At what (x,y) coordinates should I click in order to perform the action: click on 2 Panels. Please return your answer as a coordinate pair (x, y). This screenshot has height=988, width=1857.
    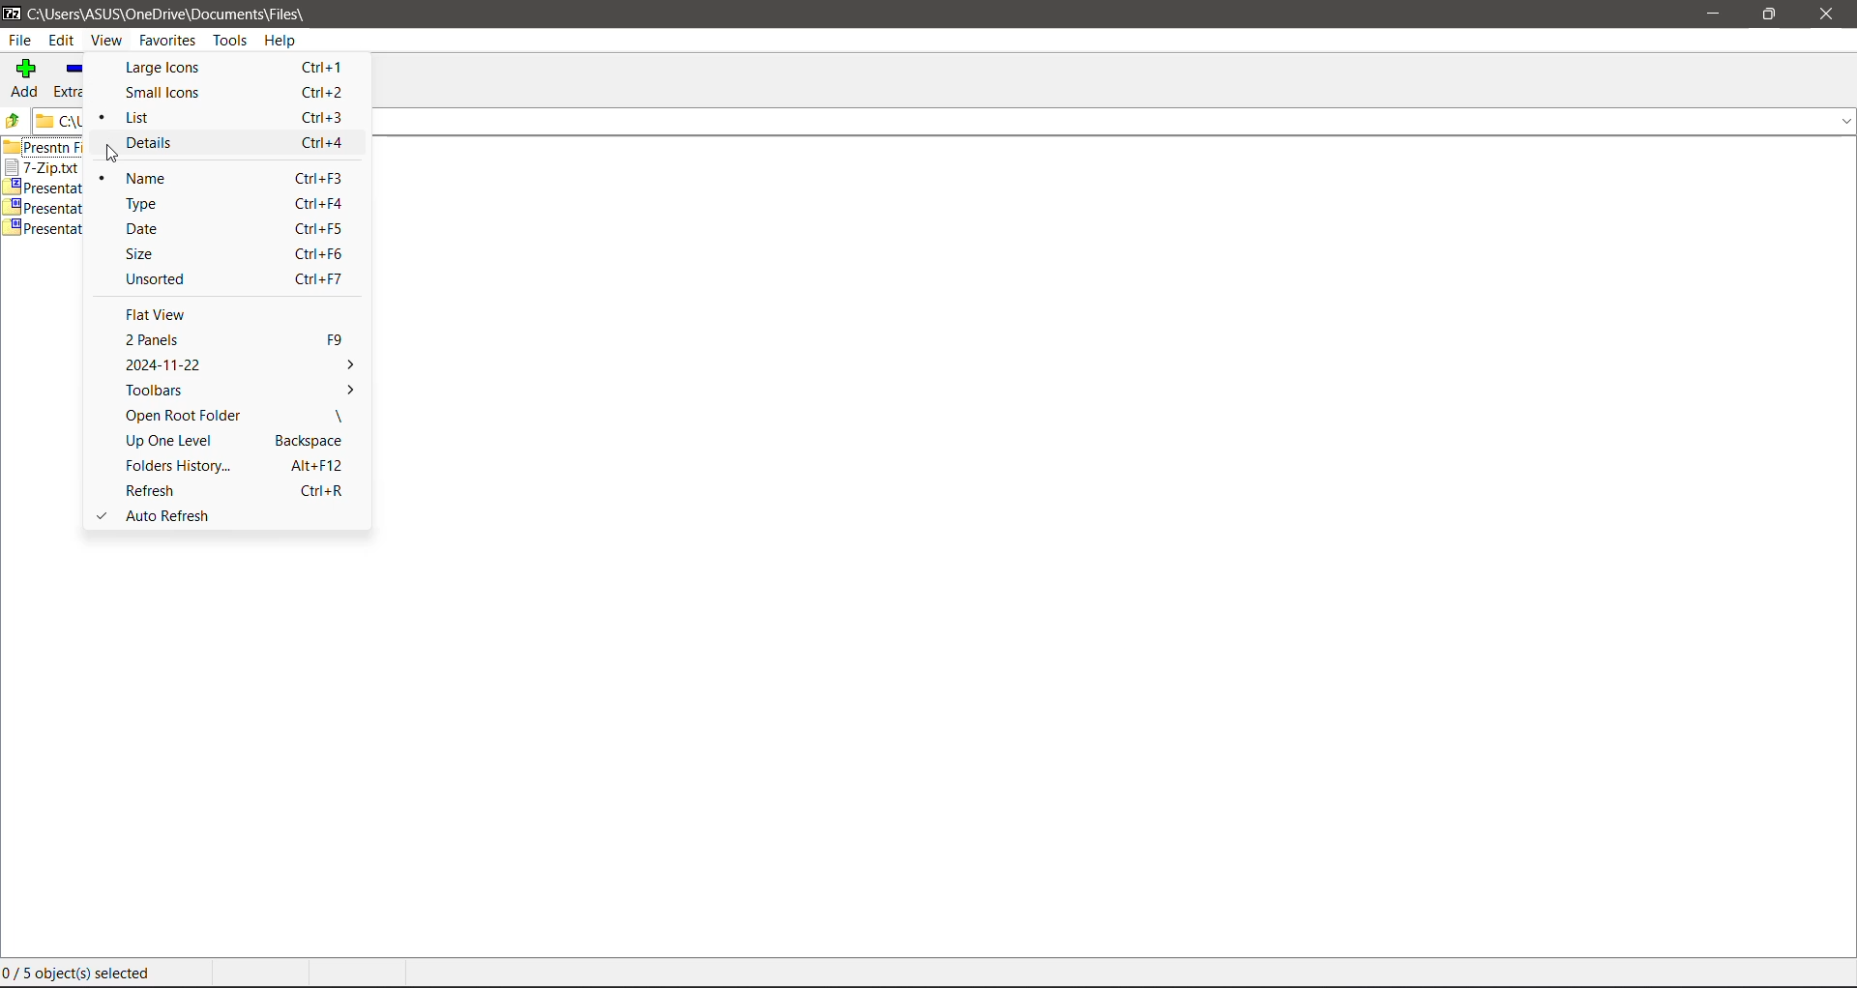
    Looking at the image, I should click on (239, 341).